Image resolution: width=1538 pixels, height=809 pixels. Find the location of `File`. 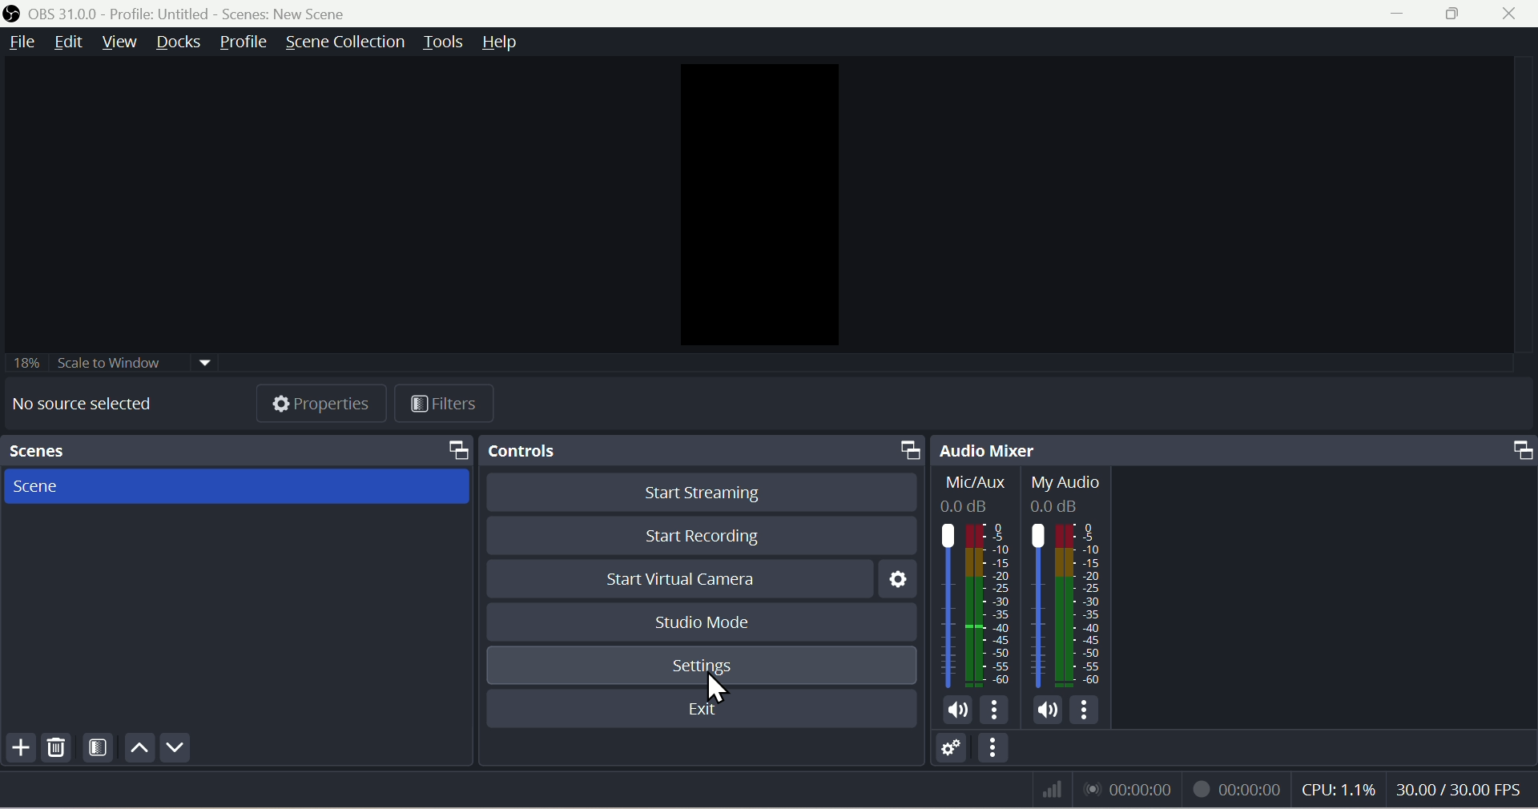

File is located at coordinates (18, 45).